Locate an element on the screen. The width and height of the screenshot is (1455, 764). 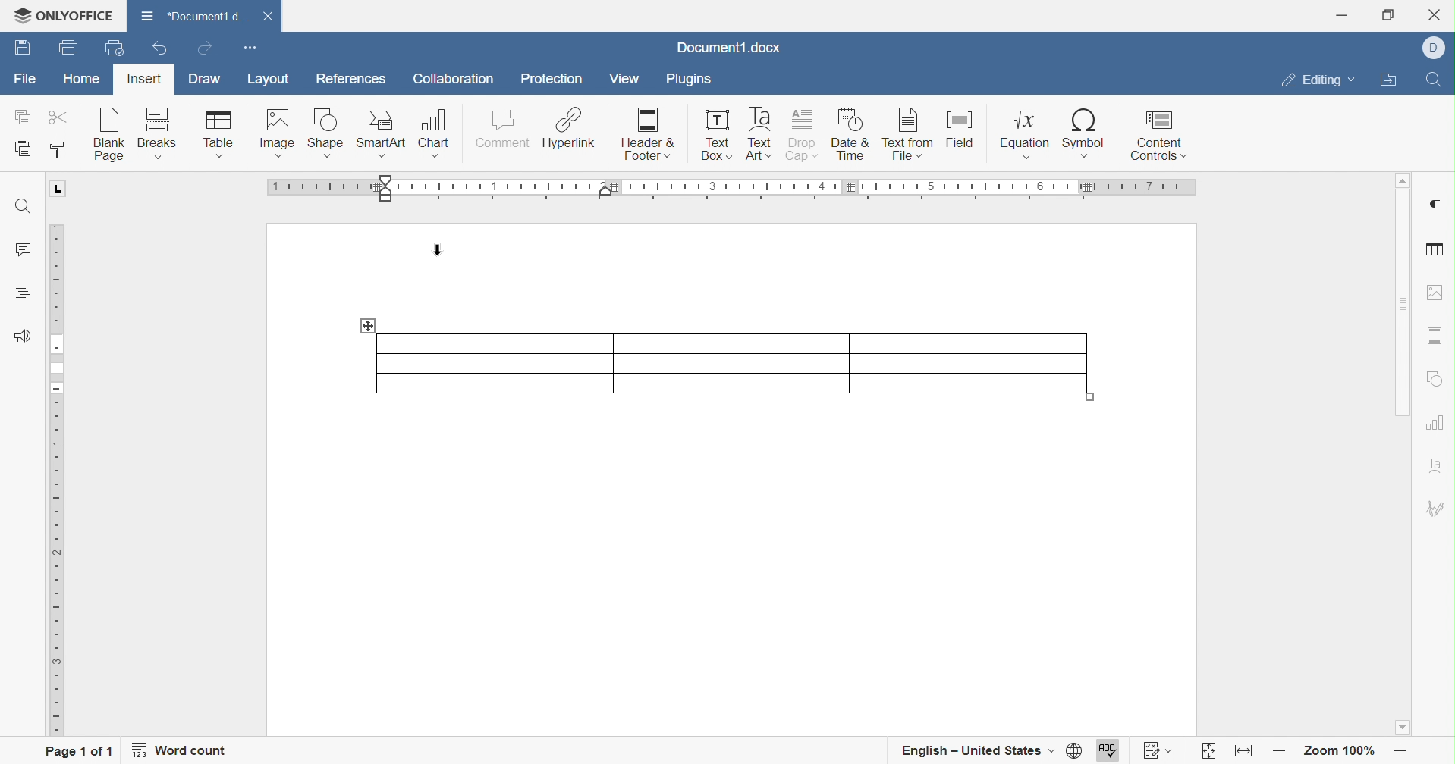
Insert shape is located at coordinates (331, 133).